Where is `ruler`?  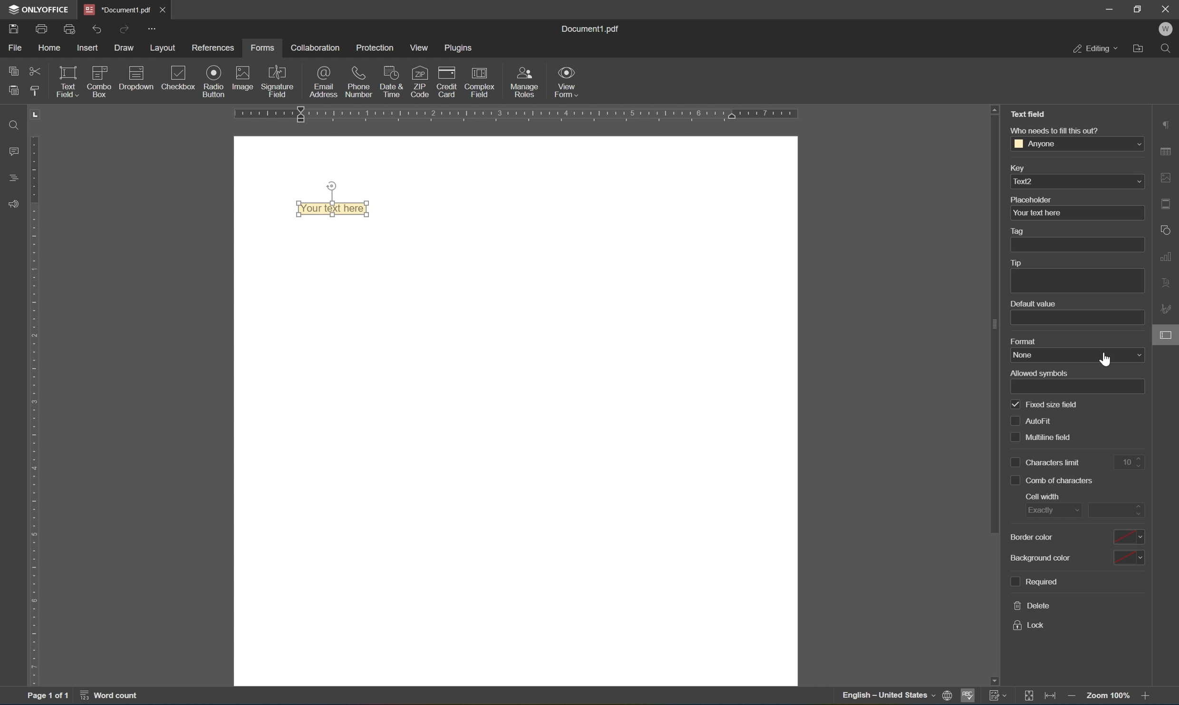 ruler is located at coordinates (31, 411).